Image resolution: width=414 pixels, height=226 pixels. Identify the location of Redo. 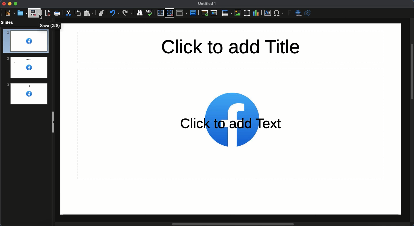
(128, 13).